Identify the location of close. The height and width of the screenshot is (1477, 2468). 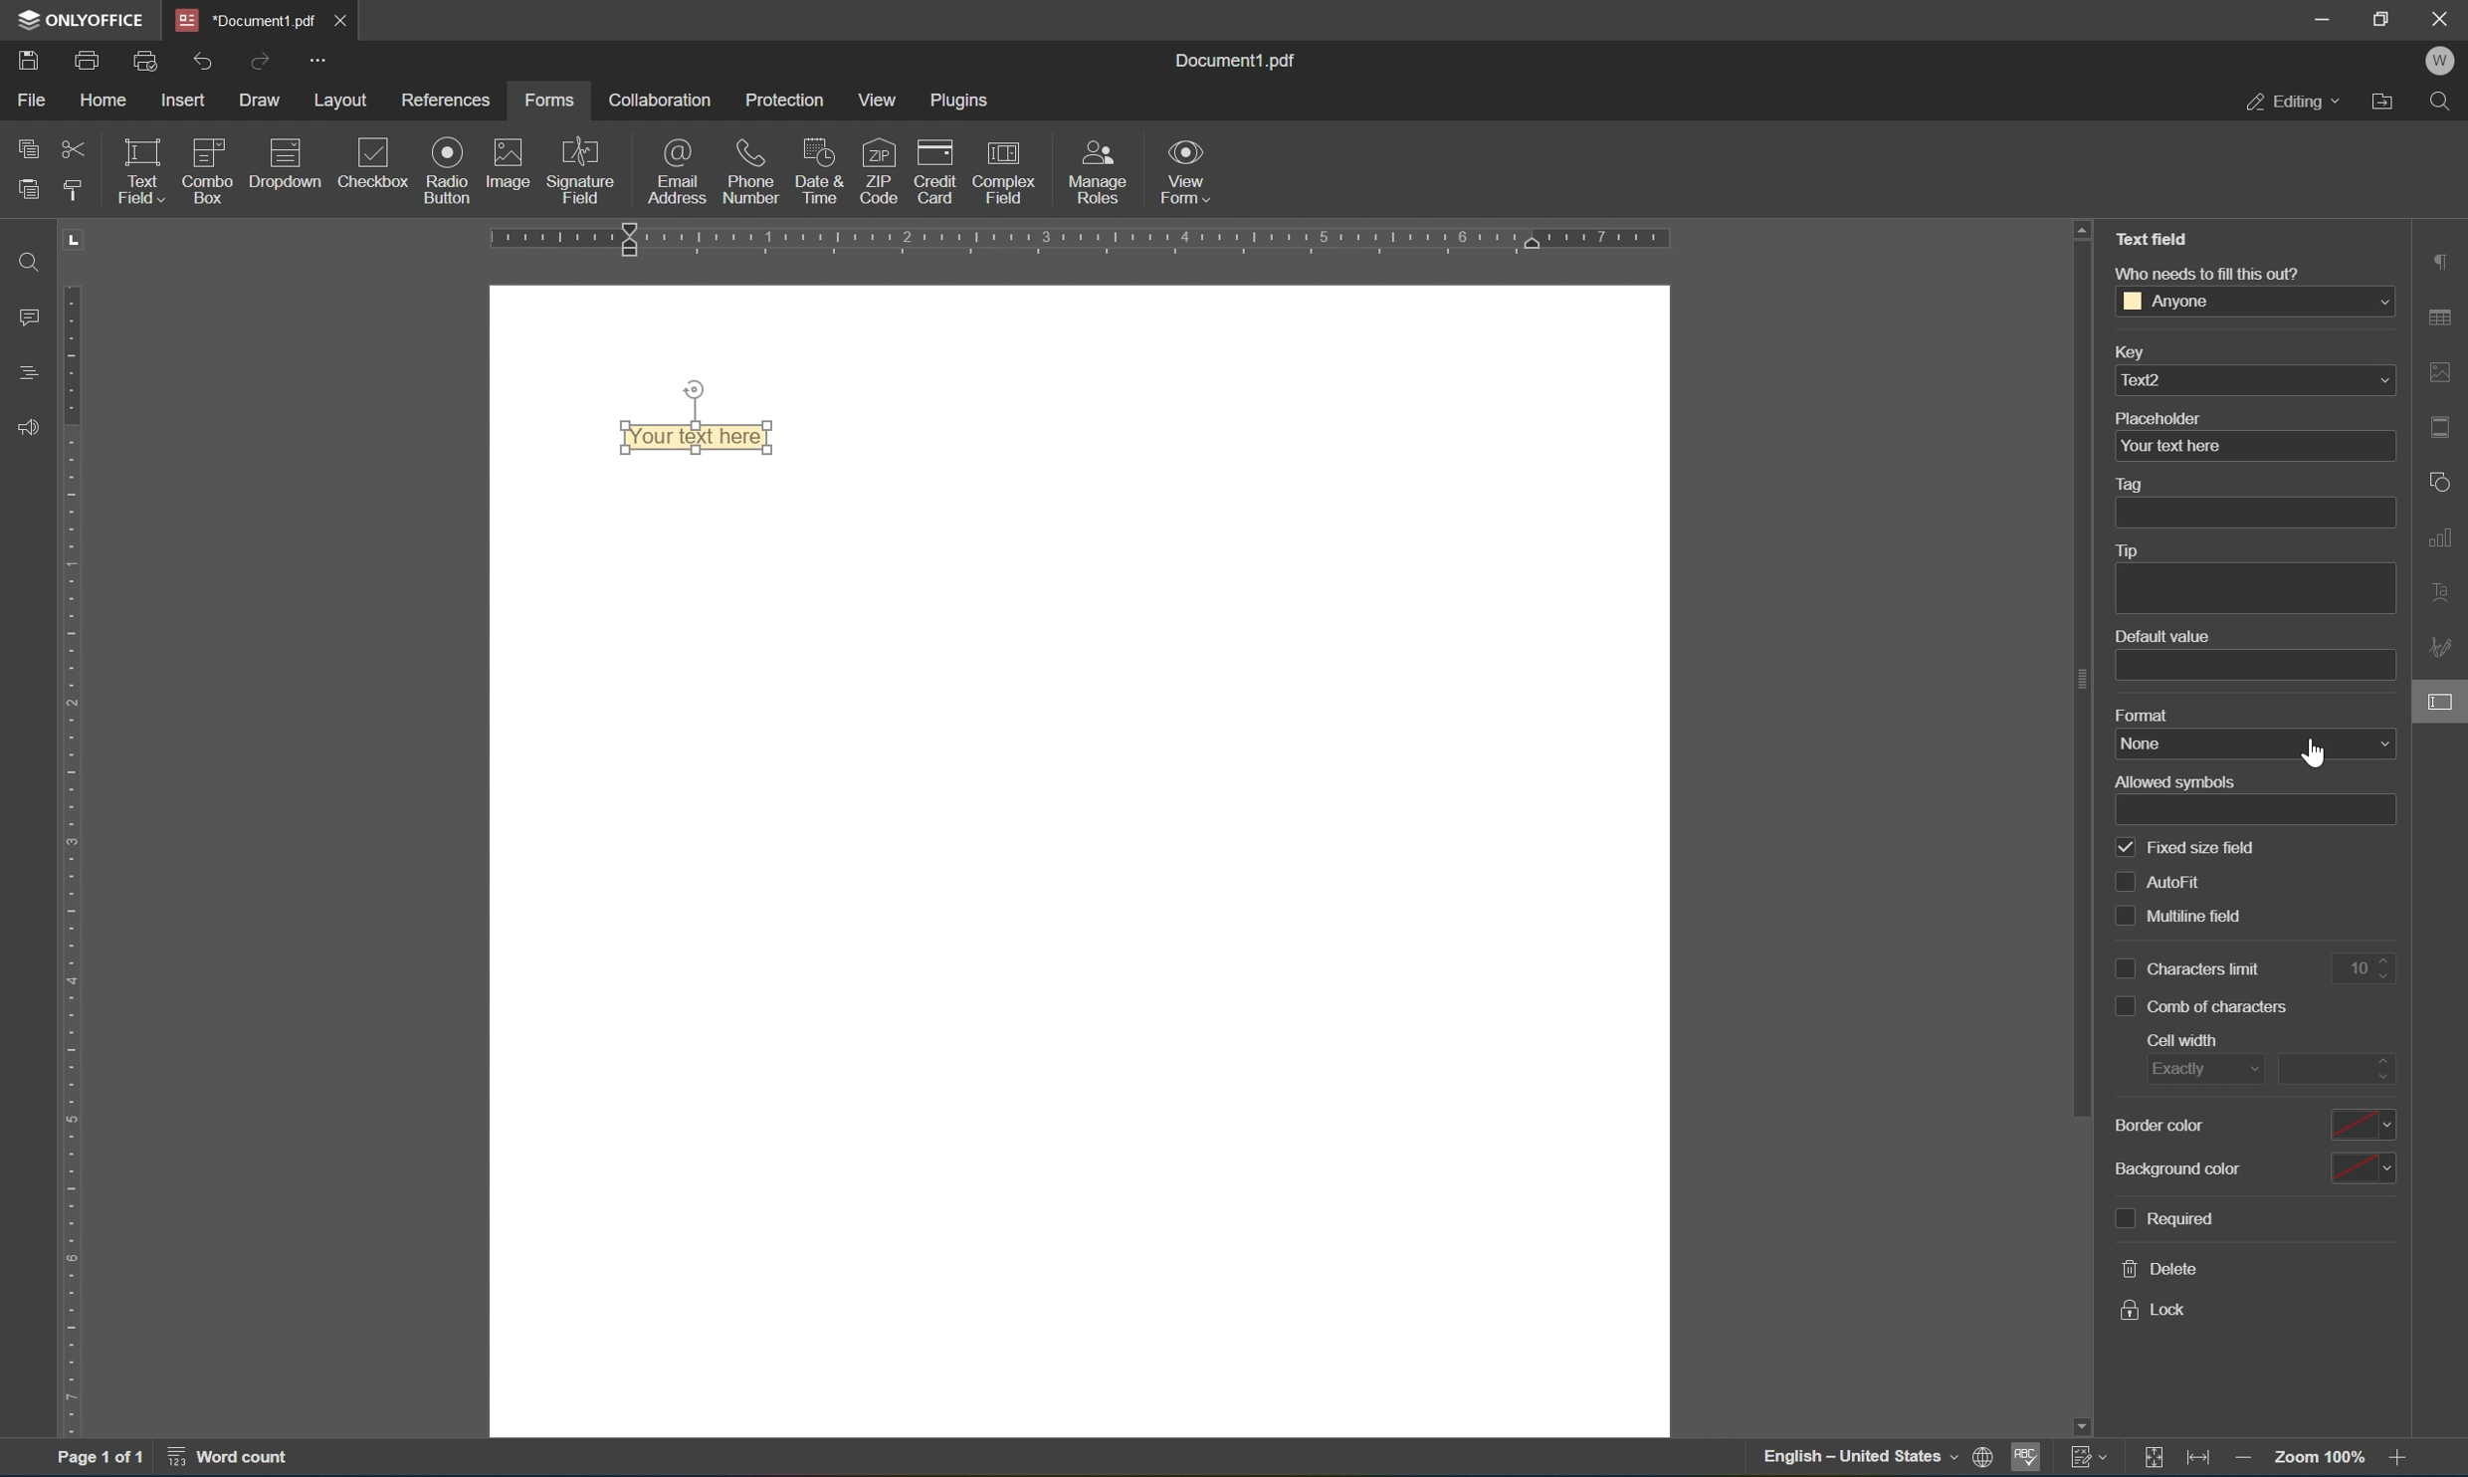
(336, 18).